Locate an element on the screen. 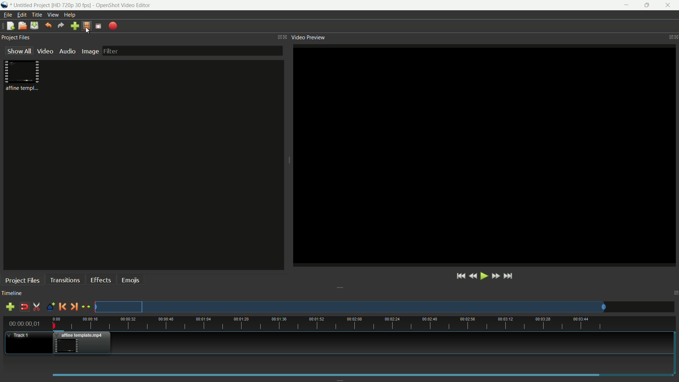 This screenshot has width=679, height=382. close timeline is located at coordinates (675, 293).